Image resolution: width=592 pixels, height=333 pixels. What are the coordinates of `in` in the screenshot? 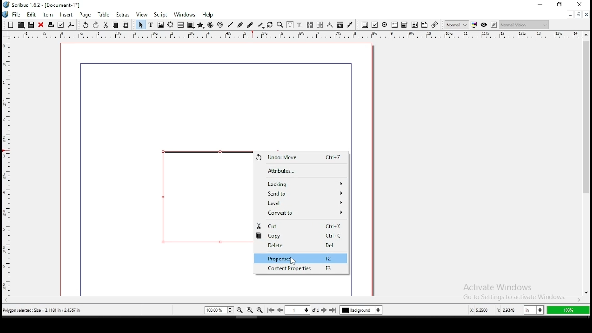 It's located at (532, 310).